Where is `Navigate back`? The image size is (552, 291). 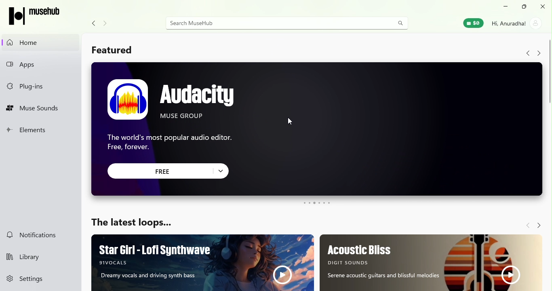 Navigate back is located at coordinates (527, 225).